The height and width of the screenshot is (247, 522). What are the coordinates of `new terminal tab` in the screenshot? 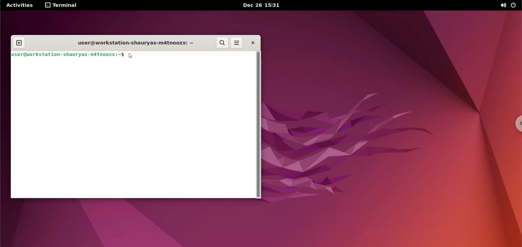 It's located at (20, 40).